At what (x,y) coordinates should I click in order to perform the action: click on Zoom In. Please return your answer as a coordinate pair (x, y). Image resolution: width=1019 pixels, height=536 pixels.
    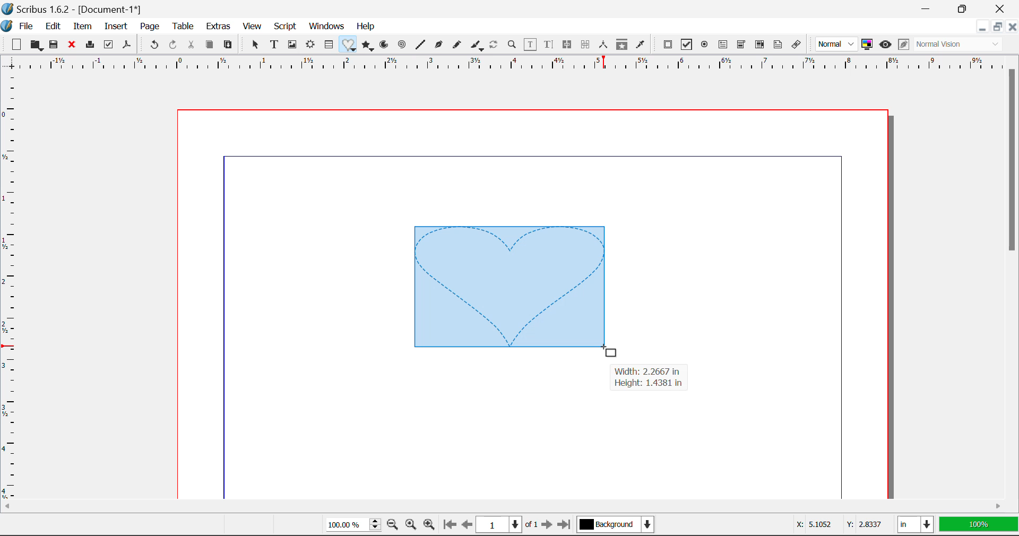
    Looking at the image, I should click on (429, 525).